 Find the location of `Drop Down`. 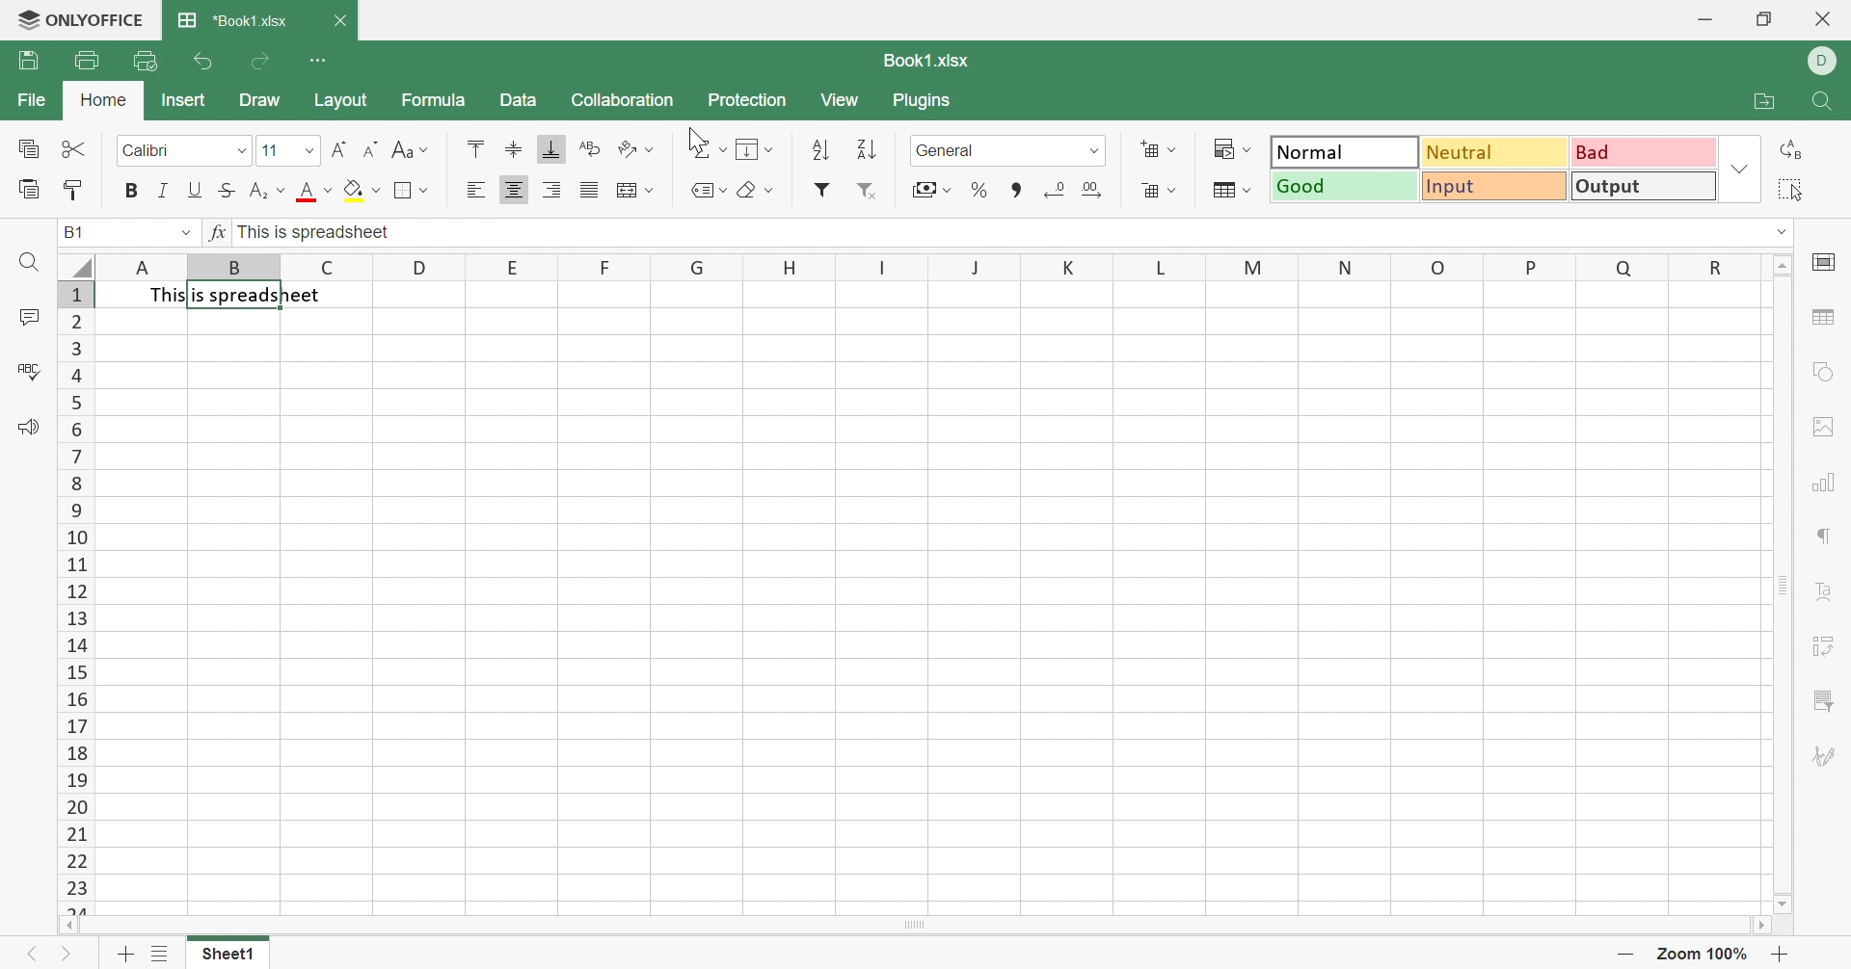

Drop Down is located at coordinates (330, 191).